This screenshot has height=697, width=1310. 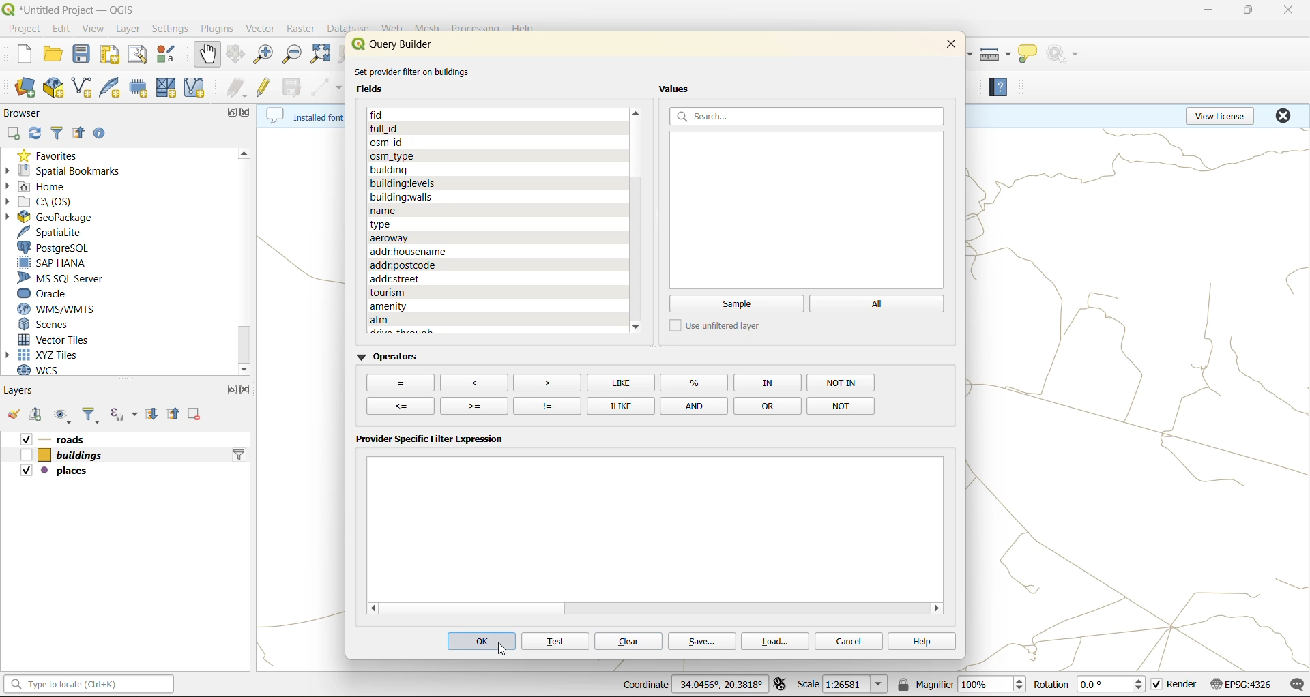 What do you see at coordinates (228, 113) in the screenshot?
I see `maximize` at bounding box center [228, 113].